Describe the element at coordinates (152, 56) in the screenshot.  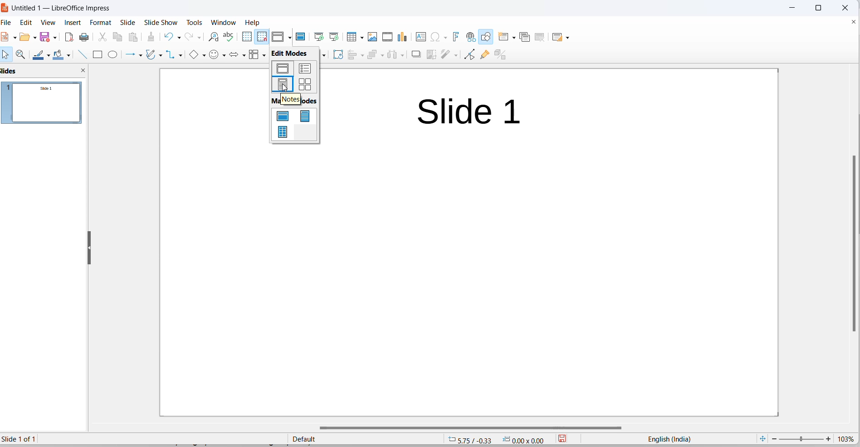
I see `curves and polygons` at that location.